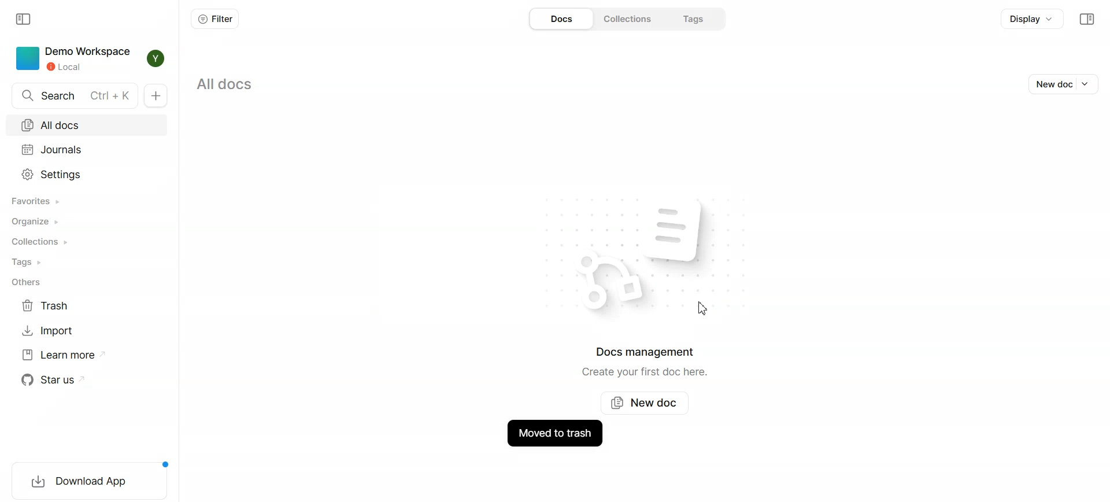 This screenshot has height=502, width=1110. I want to click on All docs, so click(86, 126).